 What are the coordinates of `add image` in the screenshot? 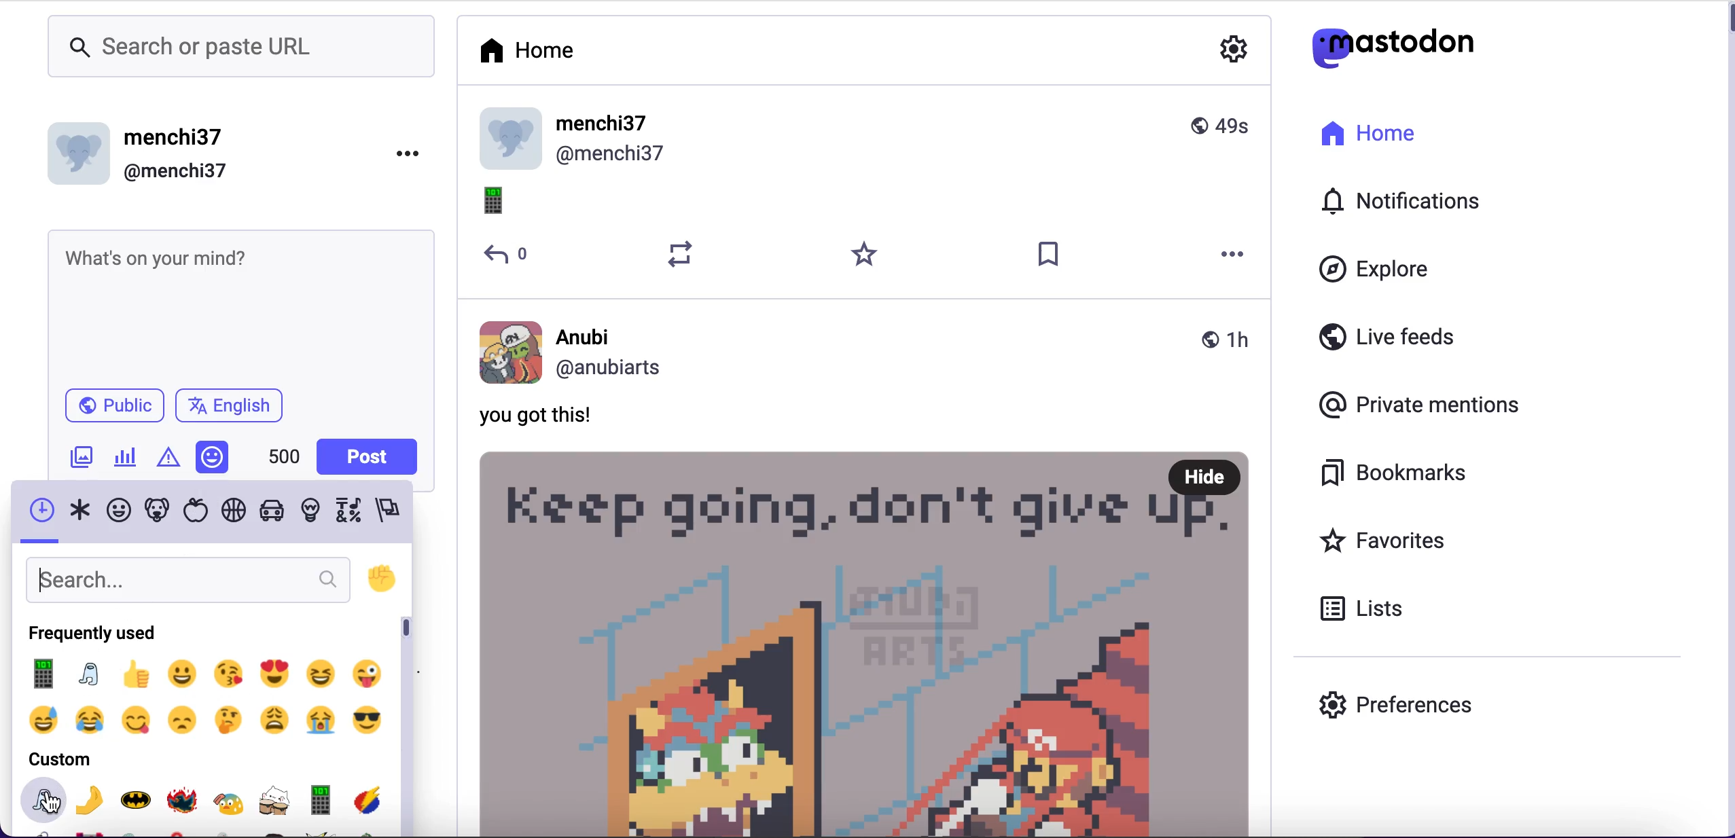 It's located at (82, 462).